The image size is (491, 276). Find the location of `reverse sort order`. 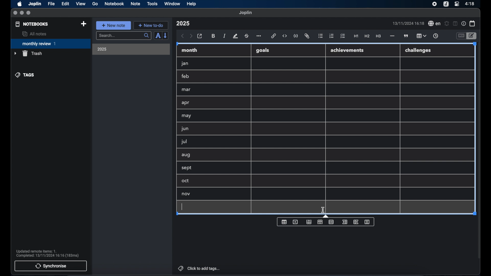

reverse sort order is located at coordinates (166, 35).